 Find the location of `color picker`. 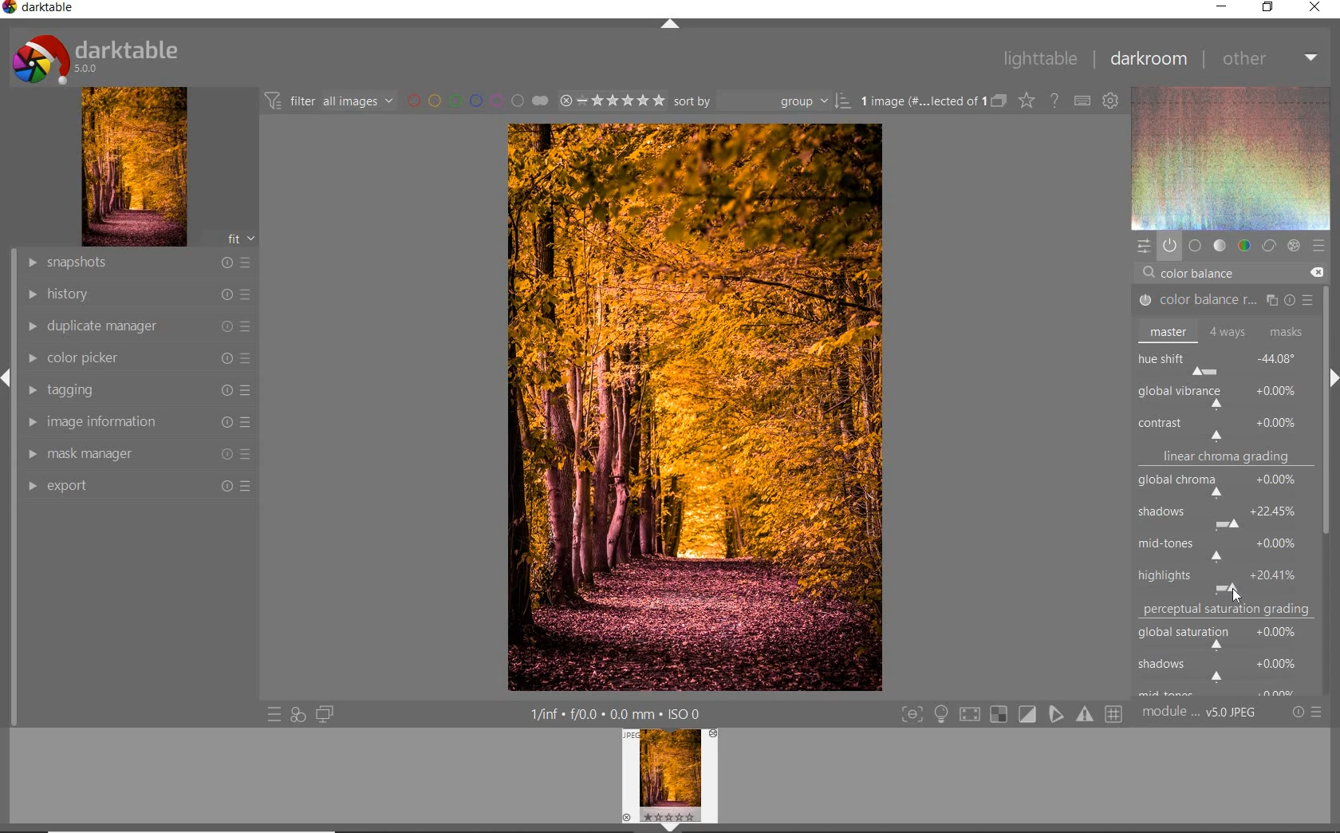

color picker is located at coordinates (138, 359).